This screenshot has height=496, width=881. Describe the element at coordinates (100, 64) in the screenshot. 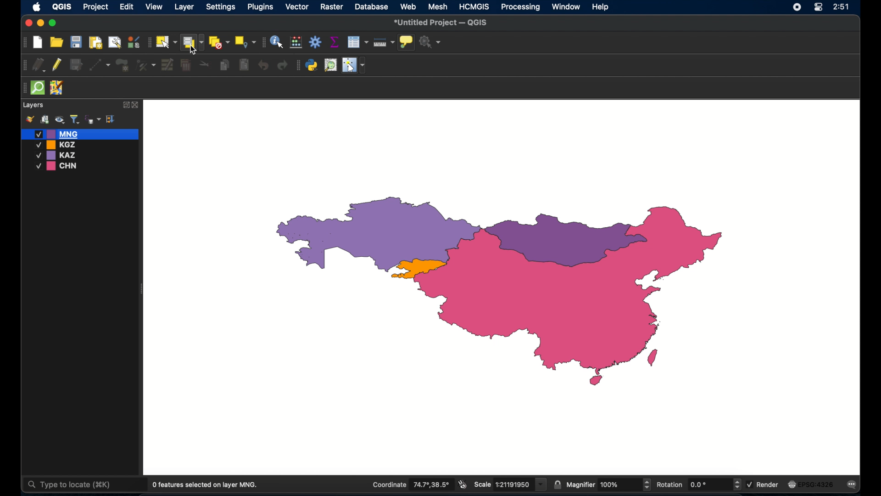

I see `digitize with segment` at that location.